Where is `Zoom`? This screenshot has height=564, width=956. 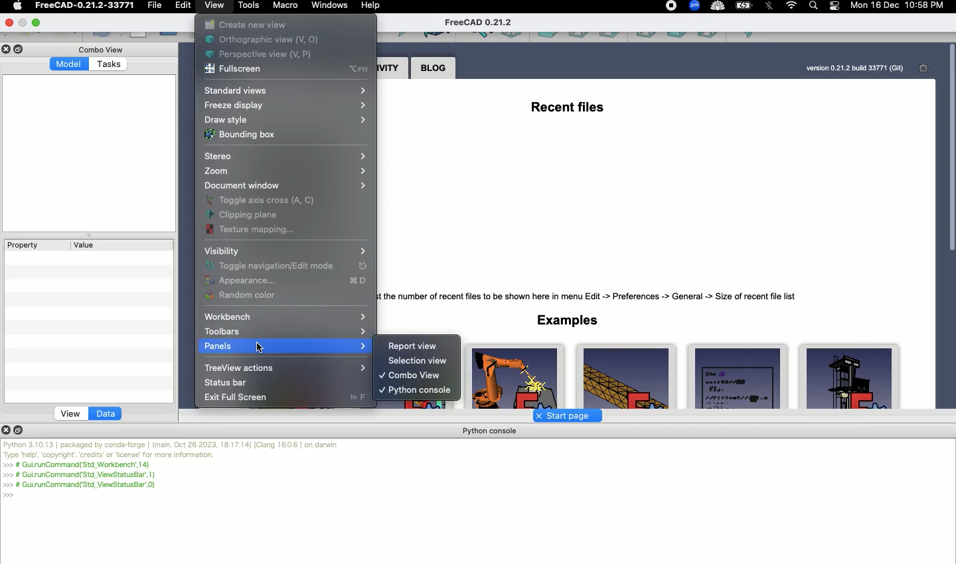
Zoom is located at coordinates (282, 172).